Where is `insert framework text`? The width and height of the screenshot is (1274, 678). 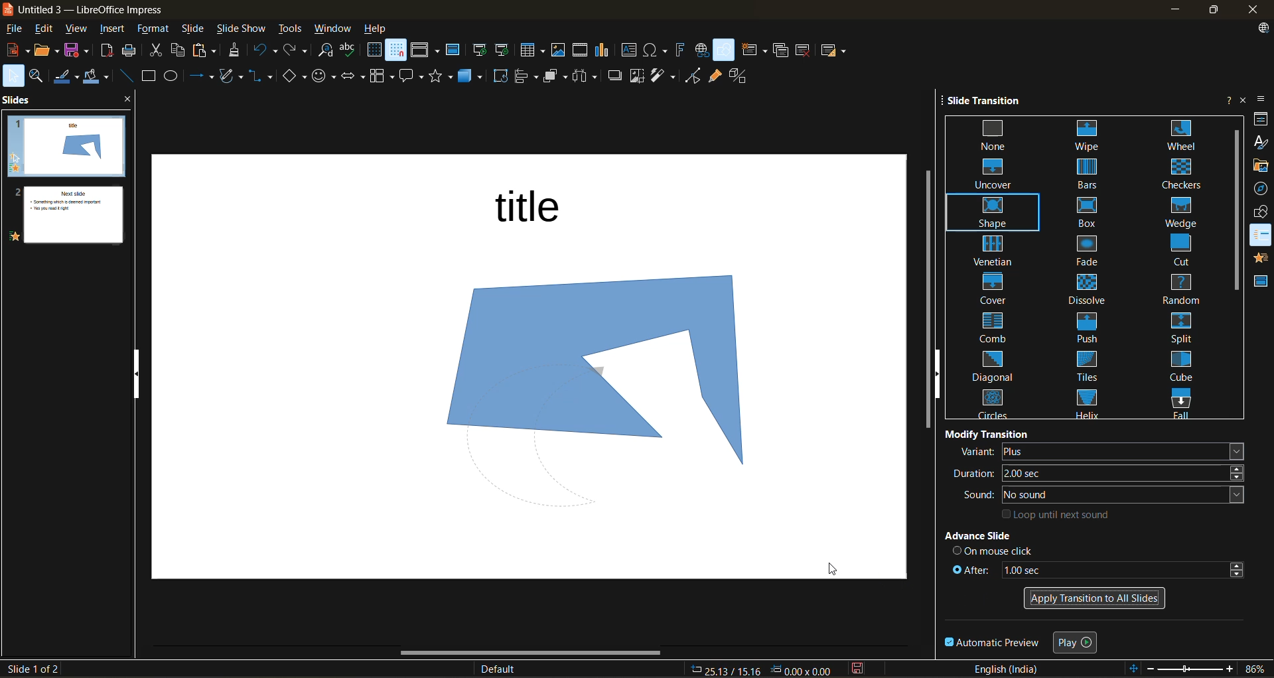
insert framework text is located at coordinates (681, 51).